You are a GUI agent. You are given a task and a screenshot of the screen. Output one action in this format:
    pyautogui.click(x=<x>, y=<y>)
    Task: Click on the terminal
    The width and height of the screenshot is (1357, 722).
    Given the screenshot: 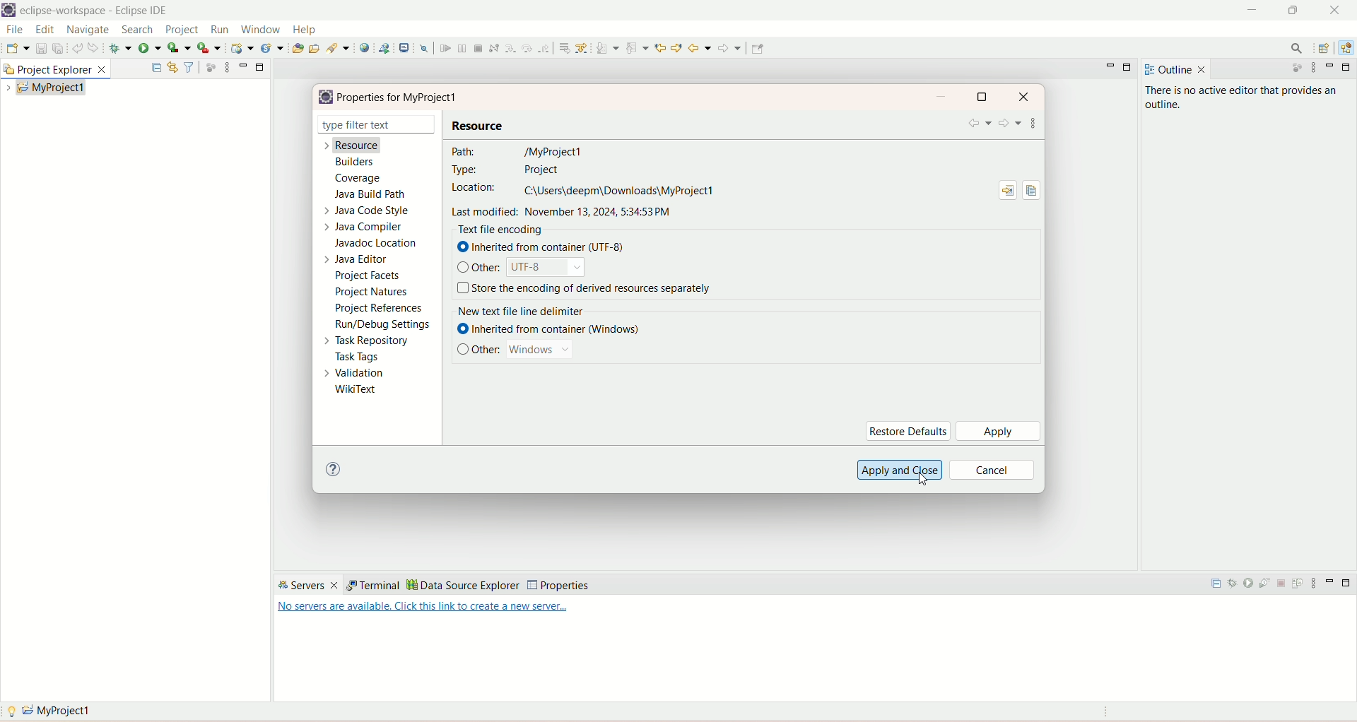 What is the action you would take?
    pyautogui.click(x=371, y=585)
    